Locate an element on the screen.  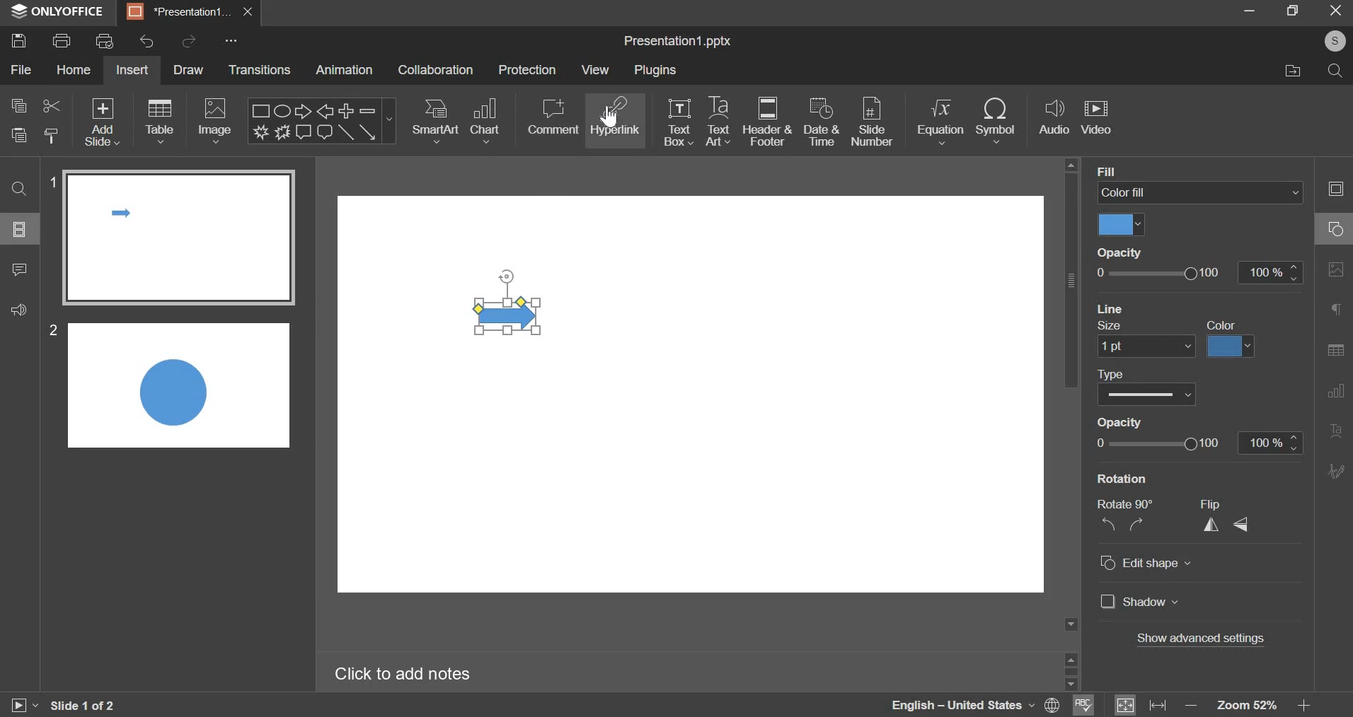
Size is located at coordinates (1111, 326).